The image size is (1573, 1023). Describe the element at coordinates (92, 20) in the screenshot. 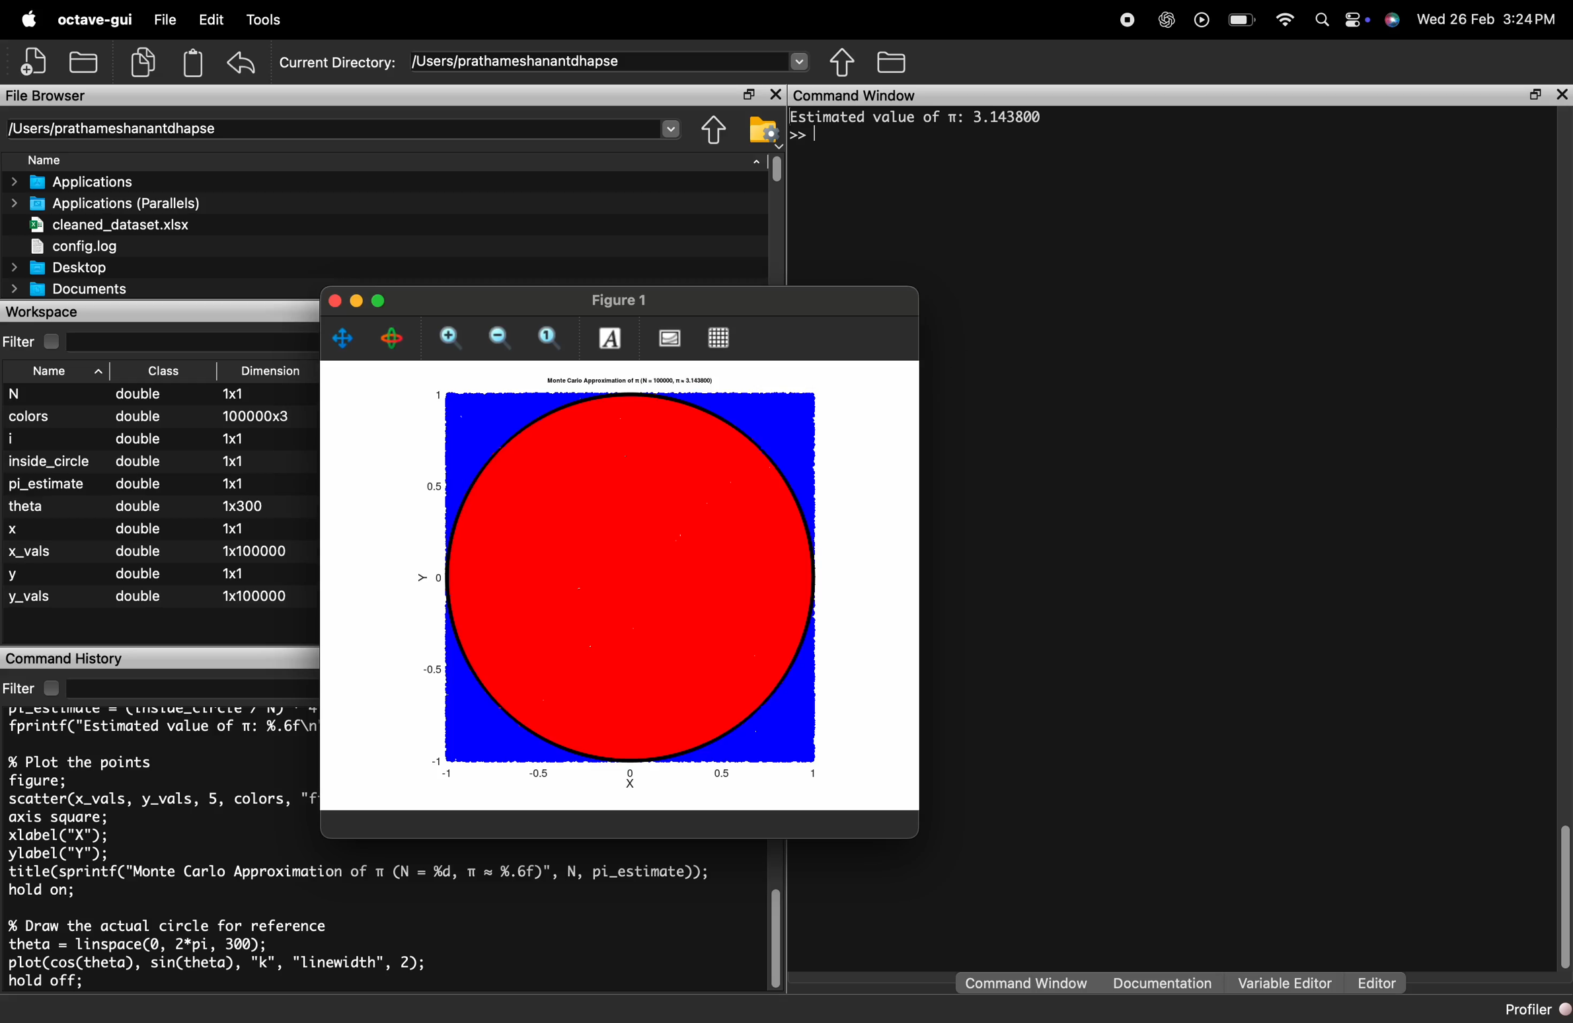

I see `octave-gui` at that location.